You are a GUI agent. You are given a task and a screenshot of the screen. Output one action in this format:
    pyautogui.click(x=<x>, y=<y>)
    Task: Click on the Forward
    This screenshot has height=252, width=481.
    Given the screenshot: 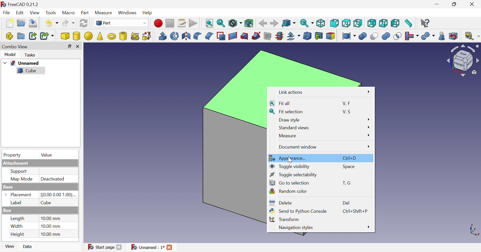 What is the action you would take?
    pyautogui.click(x=275, y=23)
    